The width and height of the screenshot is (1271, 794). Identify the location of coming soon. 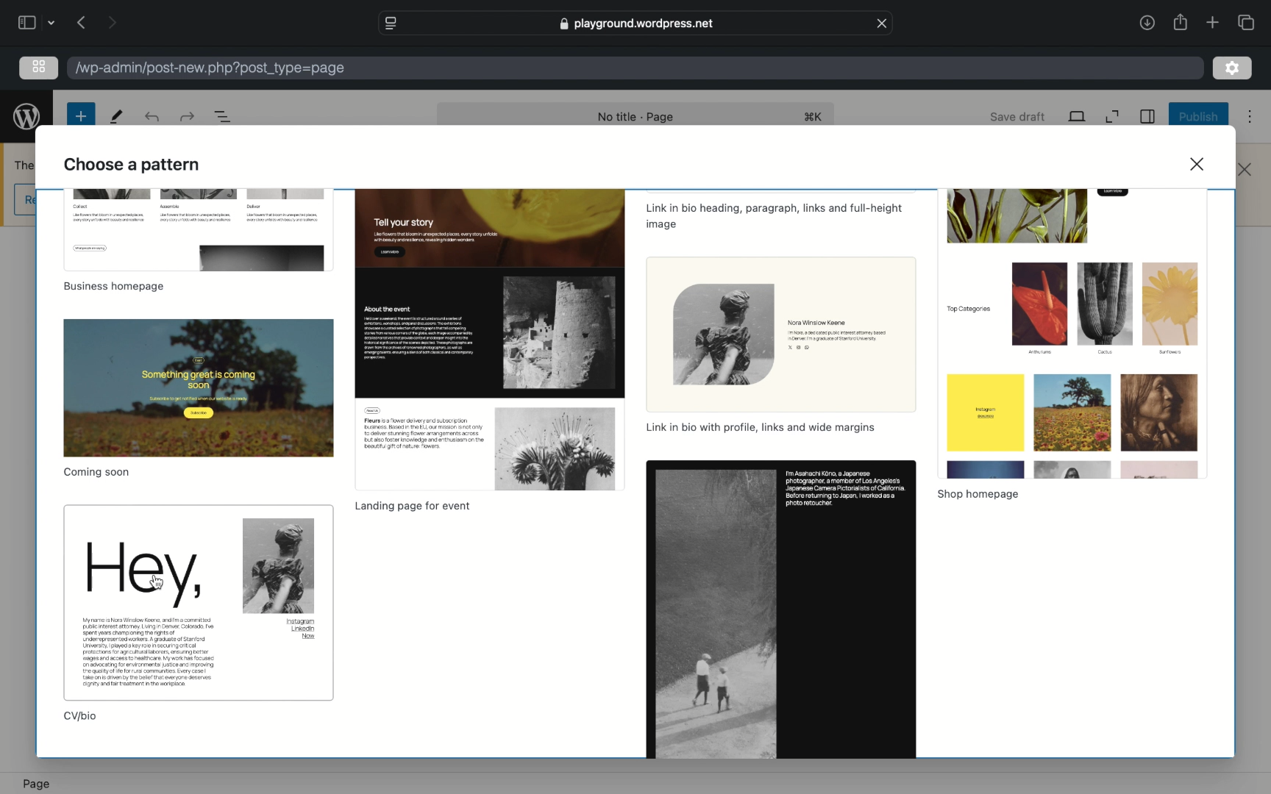
(97, 471).